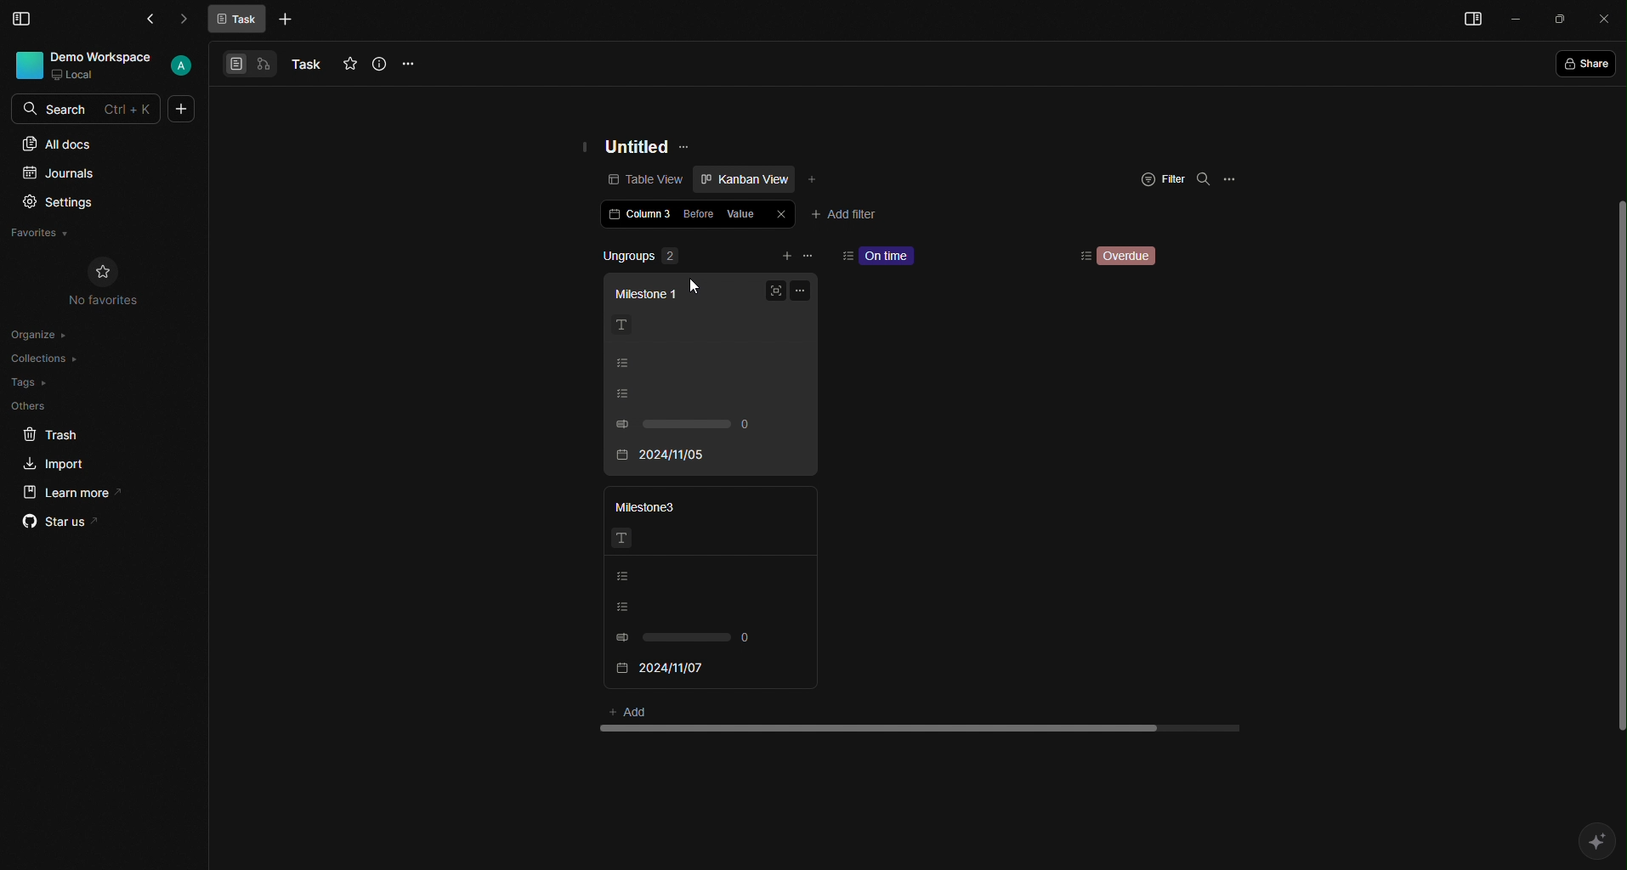 This screenshot has width=1627, height=870. I want to click on Filter, so click(1161, 177).